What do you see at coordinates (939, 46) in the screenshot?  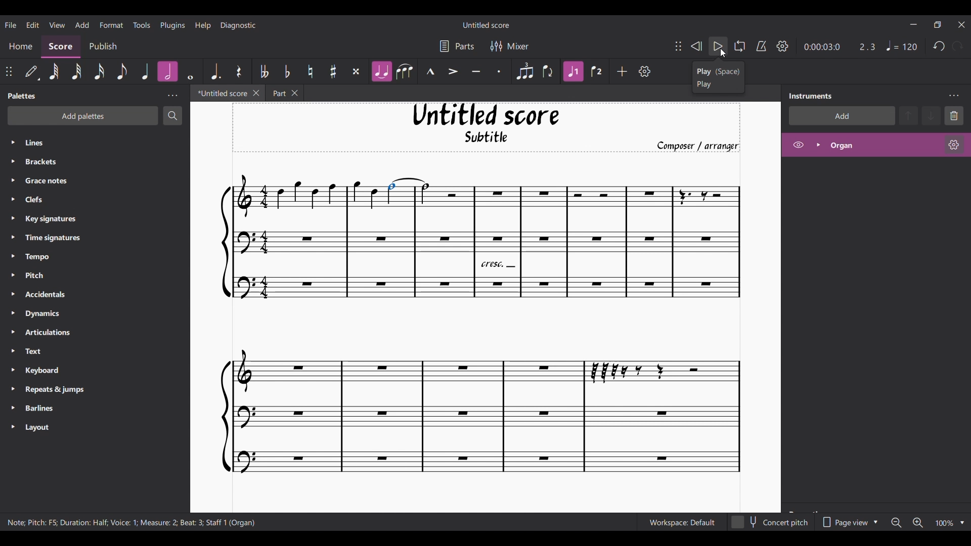 I see `Undo` at bounding box center [939, 46].